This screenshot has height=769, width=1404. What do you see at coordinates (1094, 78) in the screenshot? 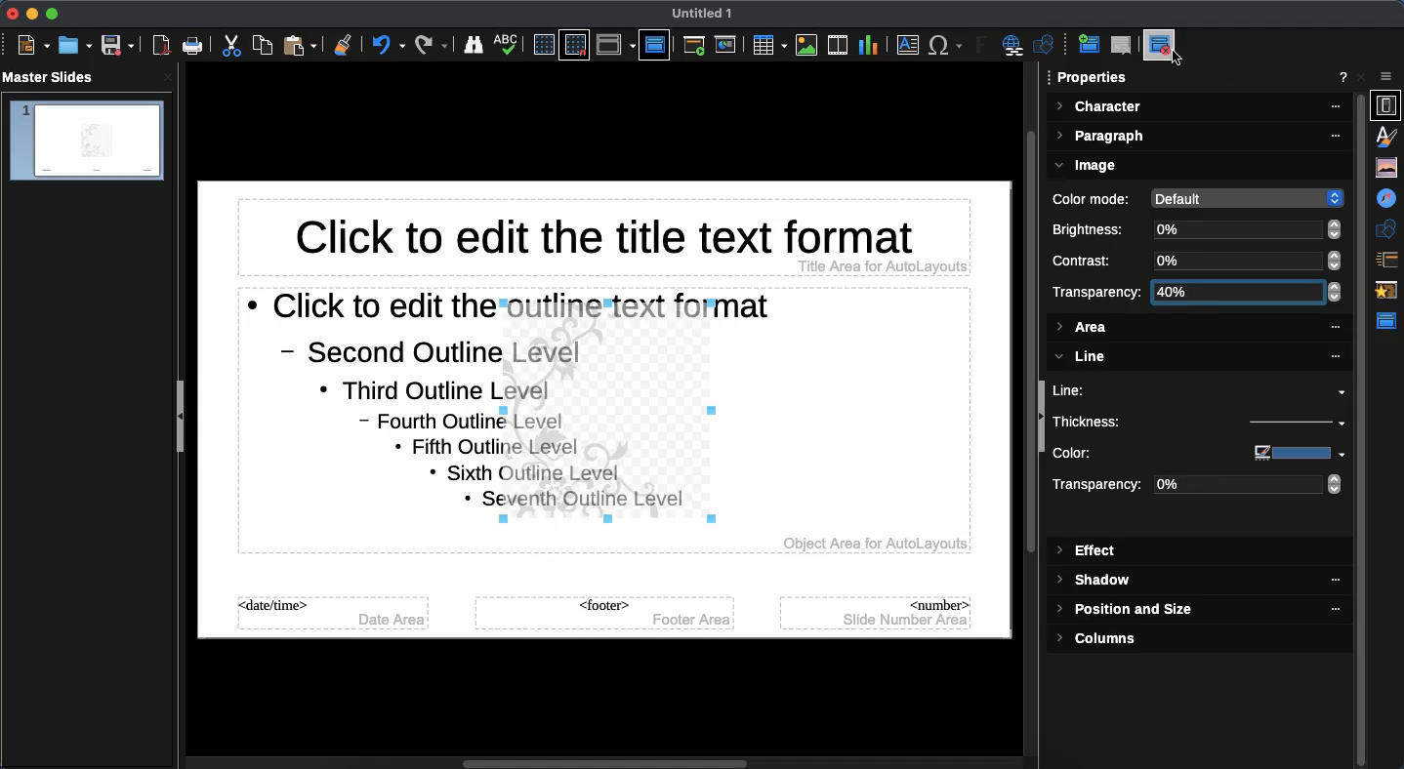
I see `Properties` at bounding box center [1094, 78].